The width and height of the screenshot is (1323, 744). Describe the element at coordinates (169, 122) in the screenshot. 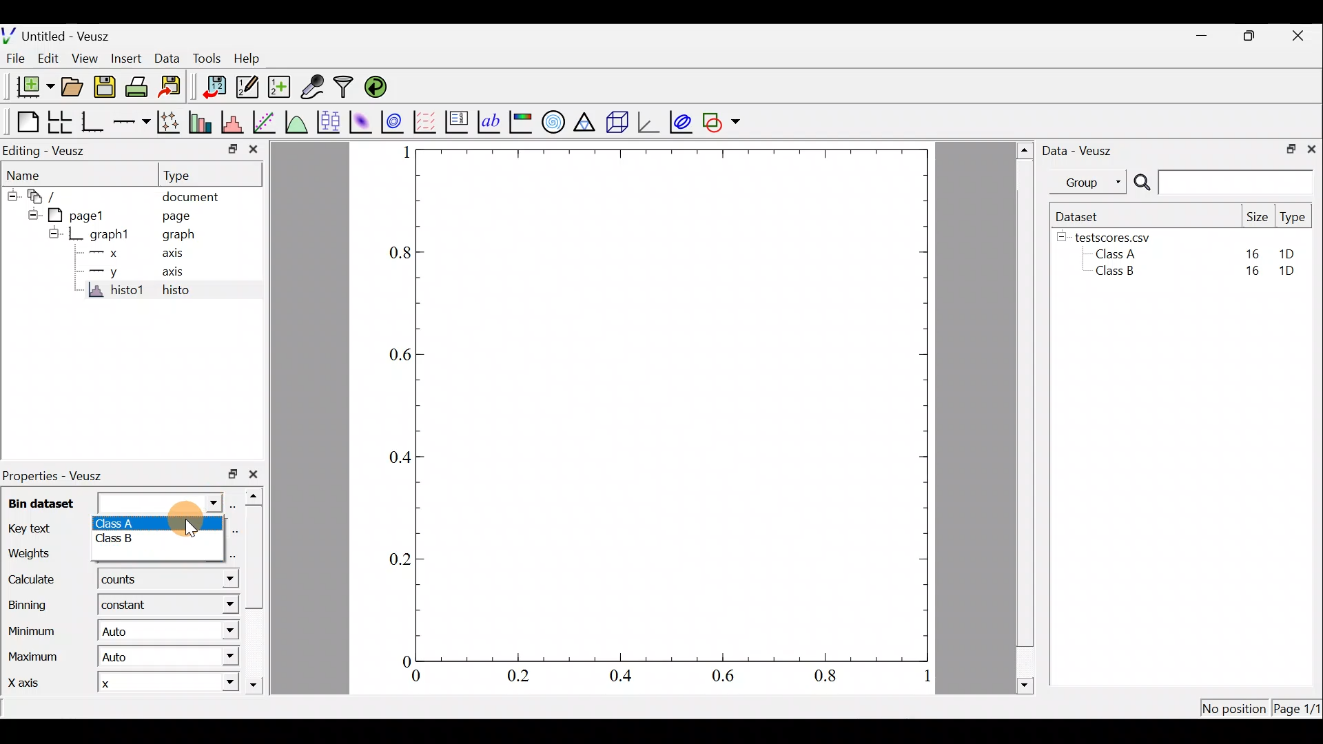

I see `Plot points with lines and error bars` at that location.